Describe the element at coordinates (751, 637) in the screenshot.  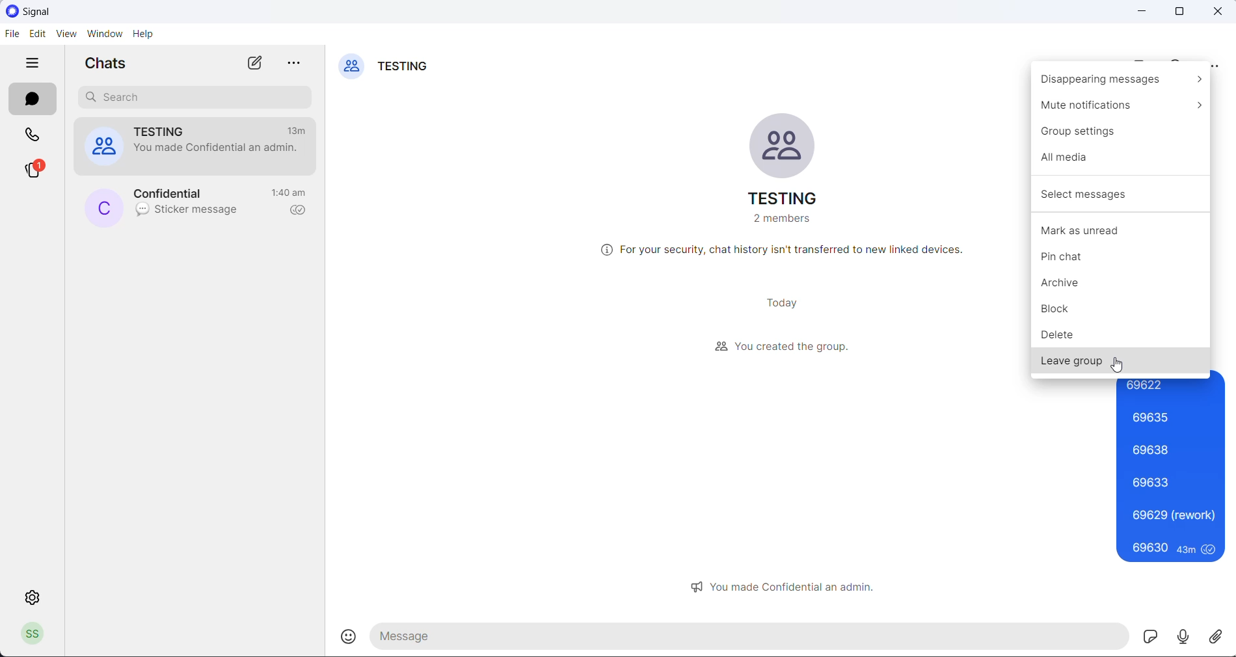
I see `message text area` at that location.